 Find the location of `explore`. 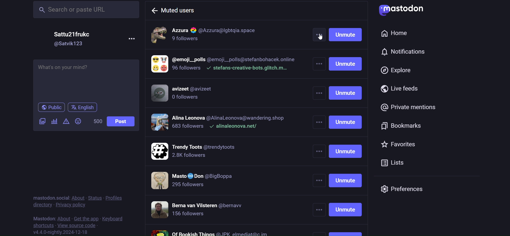

explore is located at coordinates (400, 71).